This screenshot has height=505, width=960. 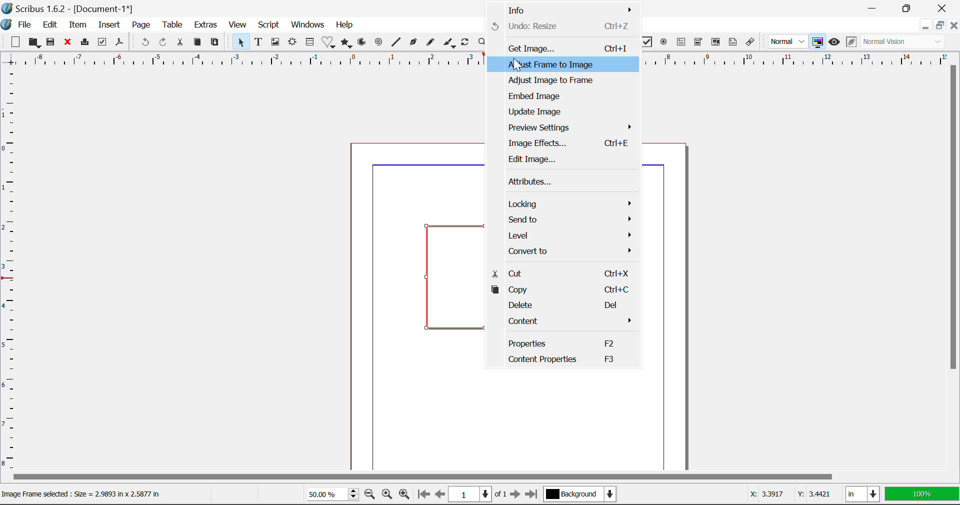 What do you see at coordinates (84, 42) in the screenshot?
I see `Print` at bounding box center [84, 42].